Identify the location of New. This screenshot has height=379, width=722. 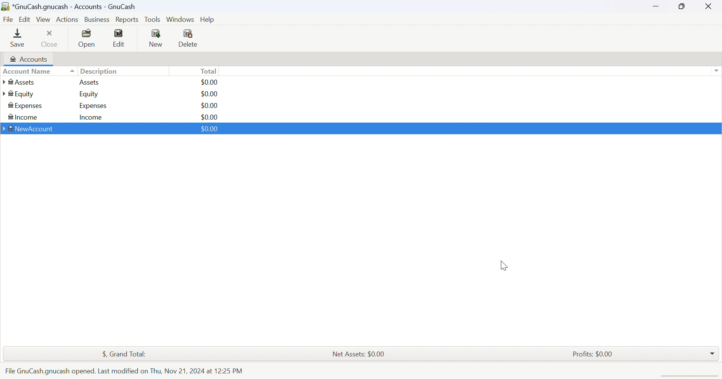
(155, 38).